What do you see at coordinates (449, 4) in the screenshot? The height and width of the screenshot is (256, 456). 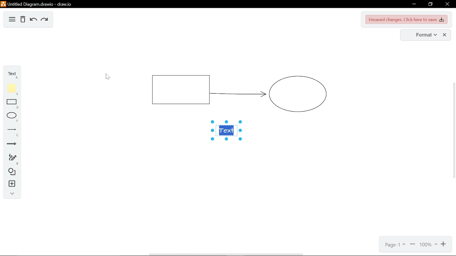 I see `close` at bounding box center [449, 4].